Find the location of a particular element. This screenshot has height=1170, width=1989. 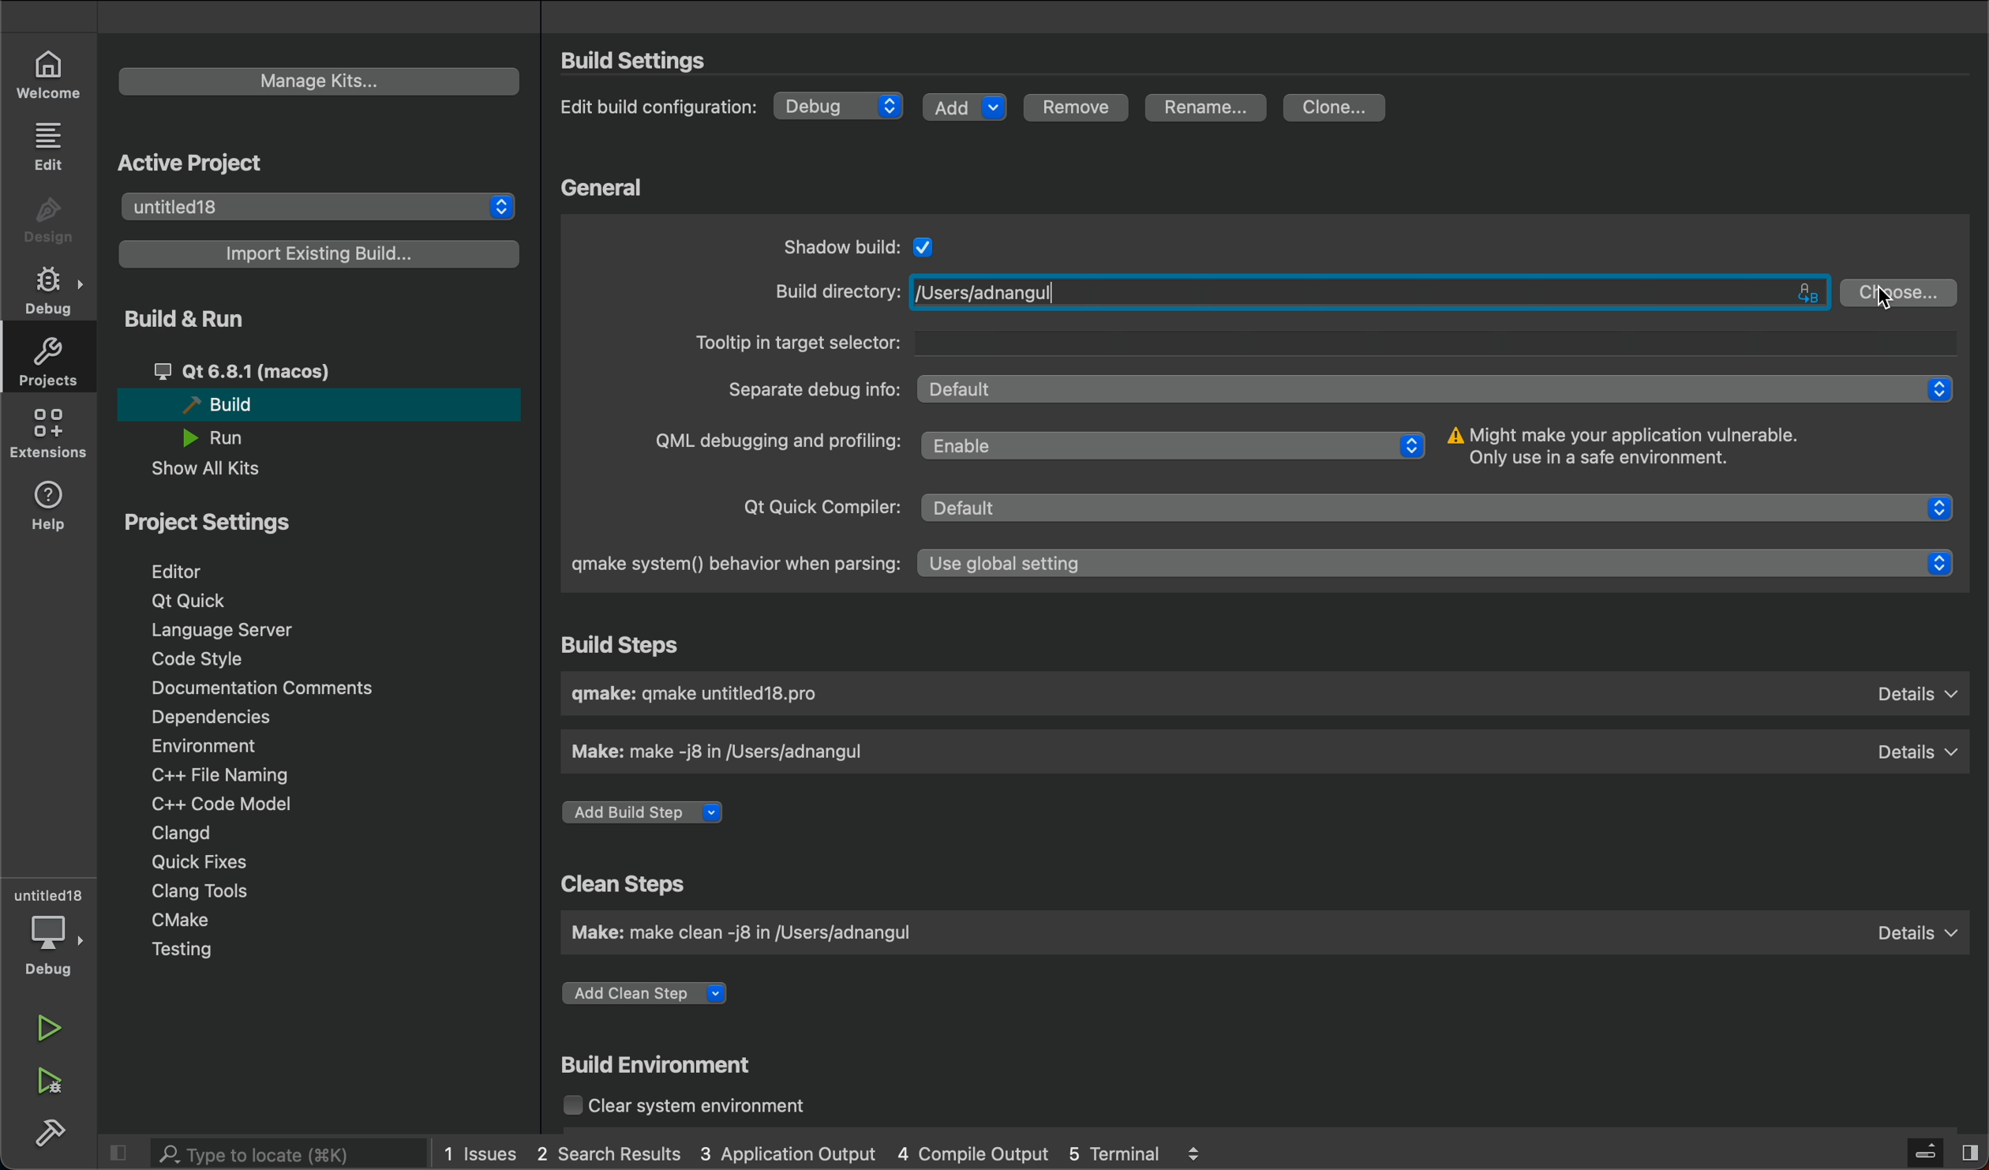

build settings is located at coordinates (665, 61).